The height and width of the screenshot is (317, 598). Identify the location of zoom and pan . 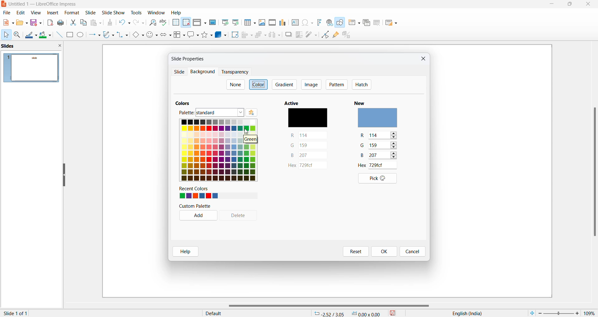
(17, 36).